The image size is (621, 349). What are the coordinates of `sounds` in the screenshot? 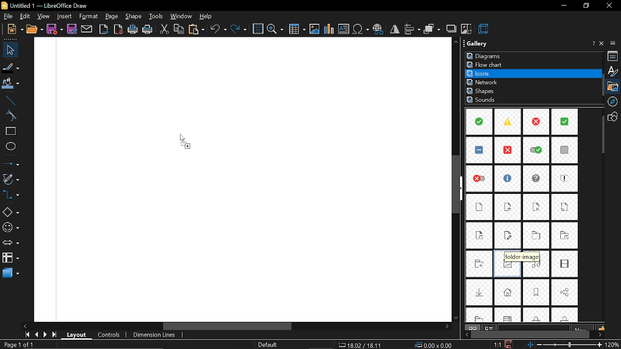 It's located at (482, 100).